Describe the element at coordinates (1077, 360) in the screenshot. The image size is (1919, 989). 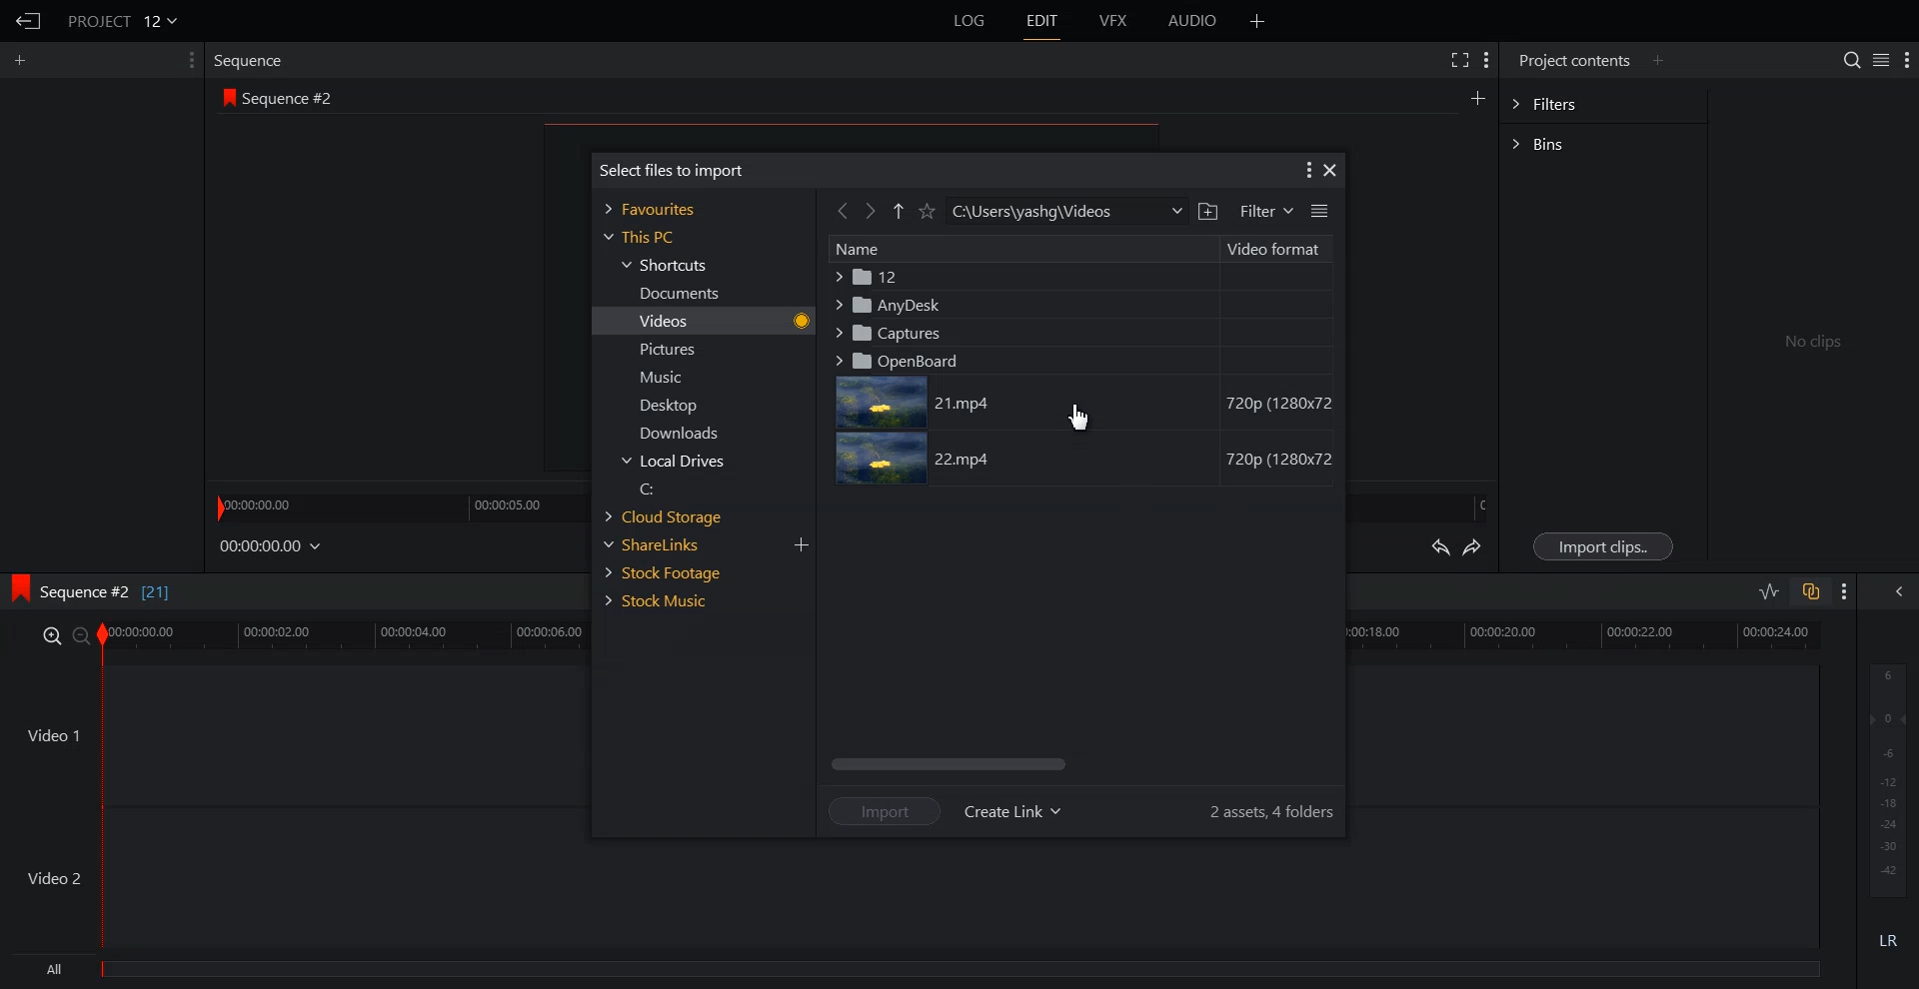
I see `Open Board` at that location.